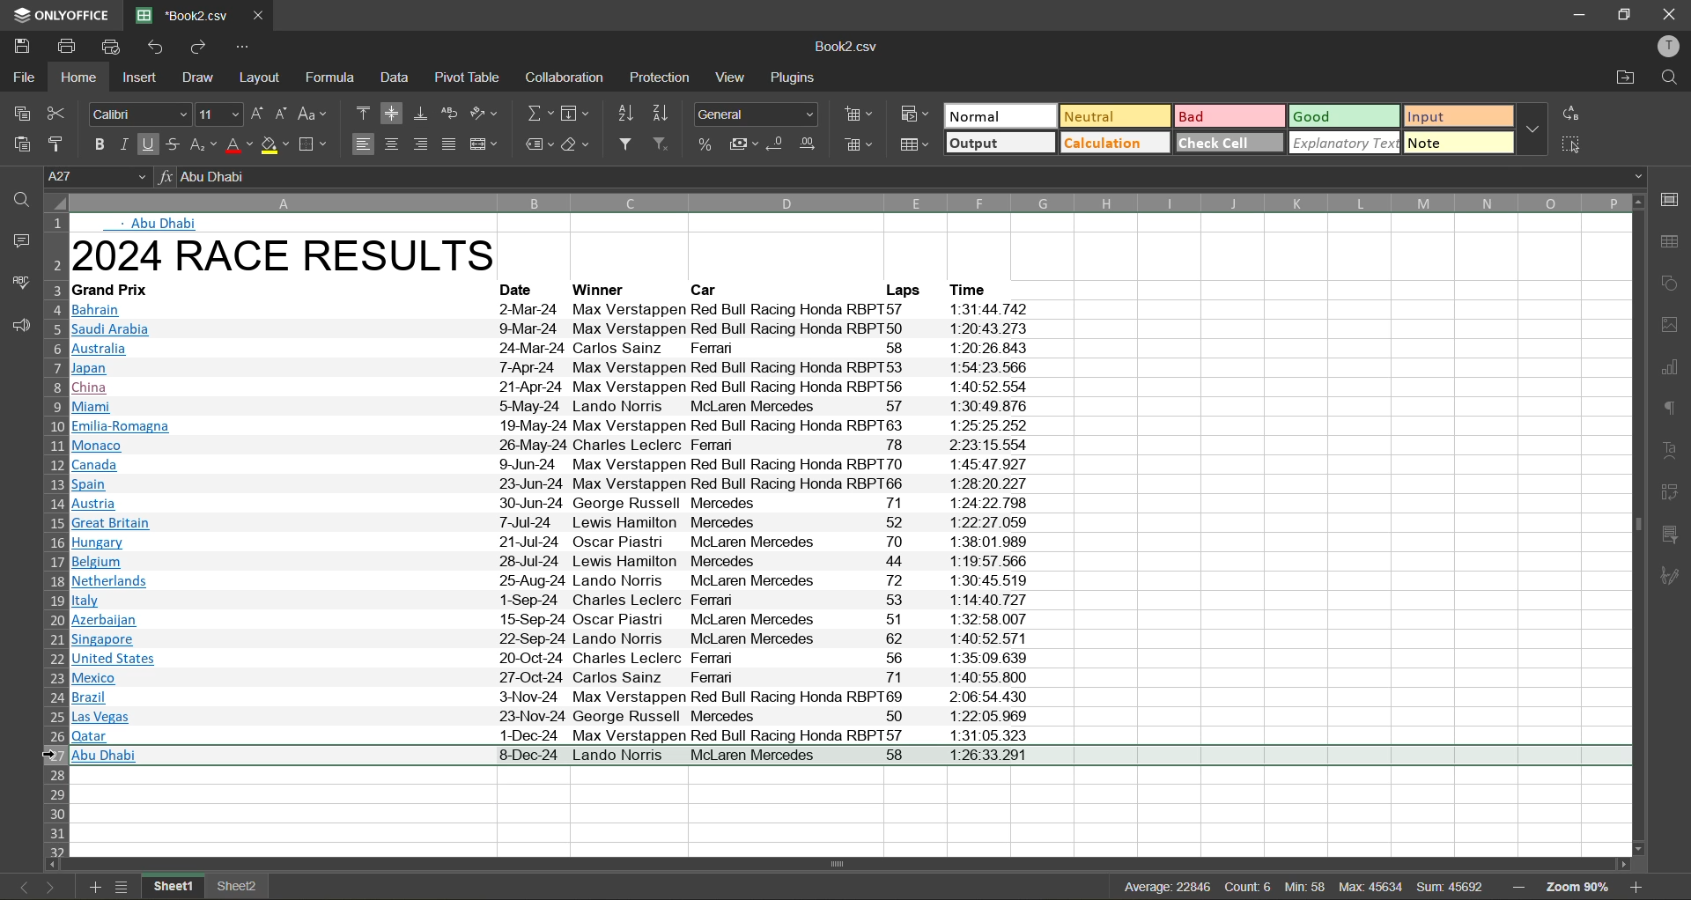 The height and width of the screenshot is (900, 1691). Describe the element at coordinates (155, 47) in the screenshot. I see `undo` at that location.